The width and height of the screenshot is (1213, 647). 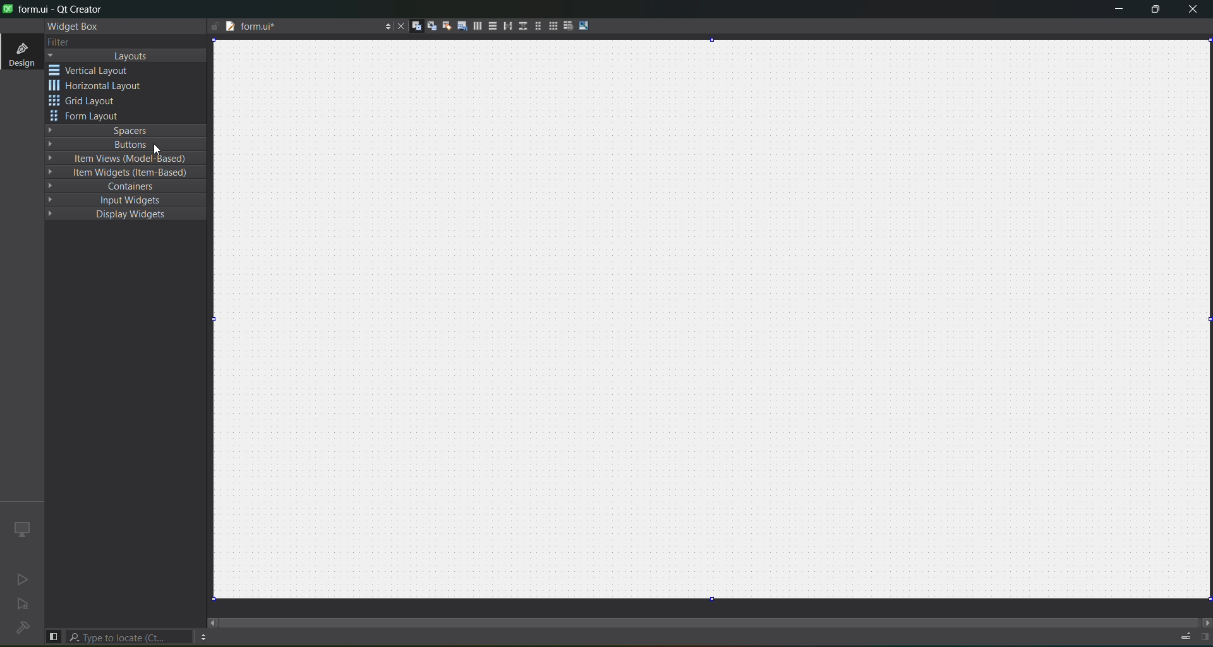 I want to click on icon, so click(x=21, y=528).